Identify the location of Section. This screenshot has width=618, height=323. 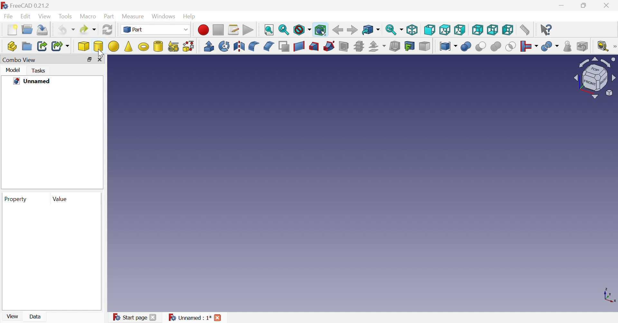
(345, 47).